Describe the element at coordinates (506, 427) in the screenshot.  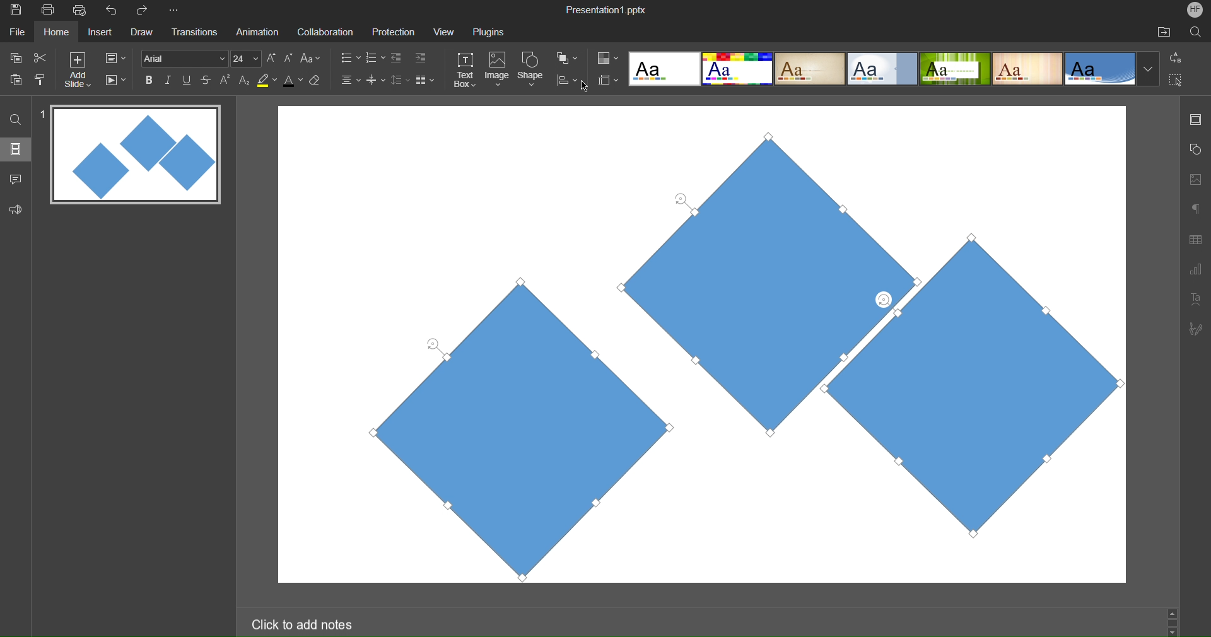
I see `Shape 1 (selected)` at that location.